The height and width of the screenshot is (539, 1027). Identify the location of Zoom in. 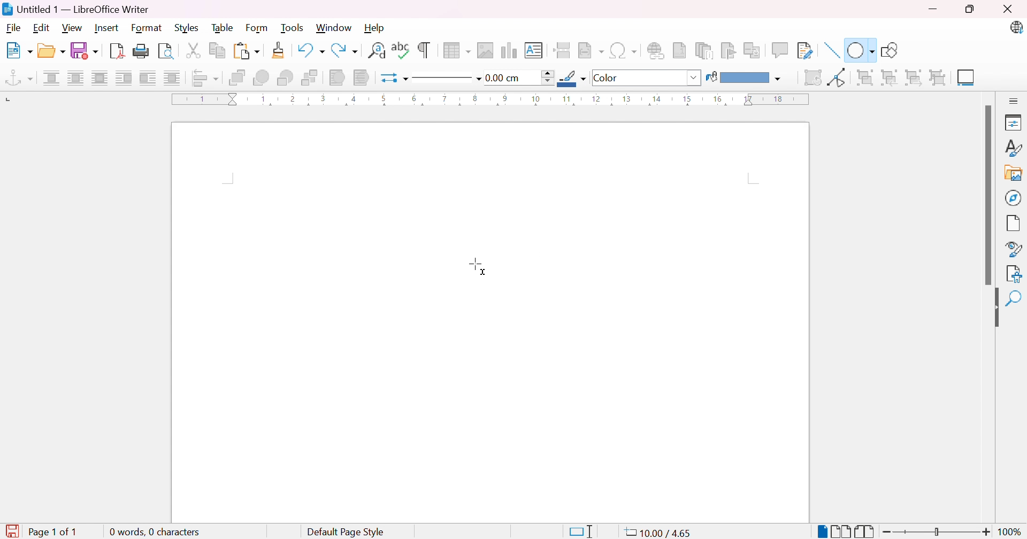
(988, 532).